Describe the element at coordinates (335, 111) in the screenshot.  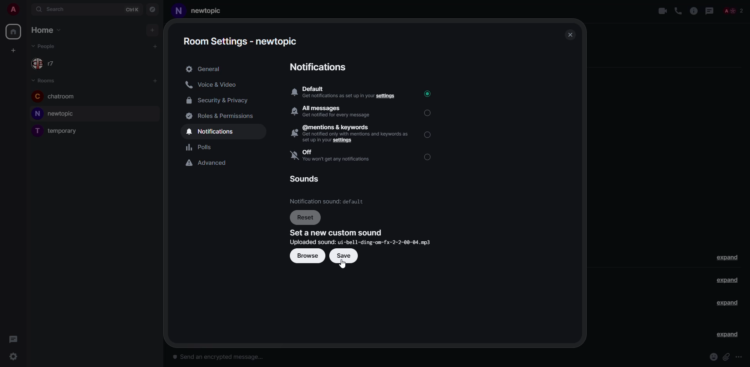
I see `All messagesBh Got acrid avy mikes` at that location.